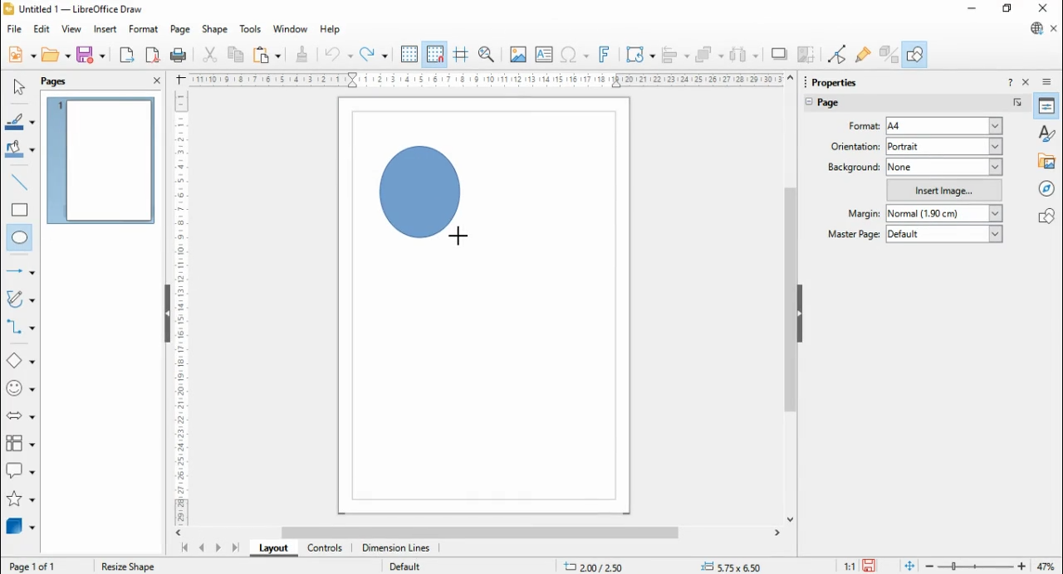 Image resolution: width=1063 pixels, height=574 pixels. What do you see at coordinates (181, 30) in the screenshot?
I see `page` at bounding box center [181, 30].